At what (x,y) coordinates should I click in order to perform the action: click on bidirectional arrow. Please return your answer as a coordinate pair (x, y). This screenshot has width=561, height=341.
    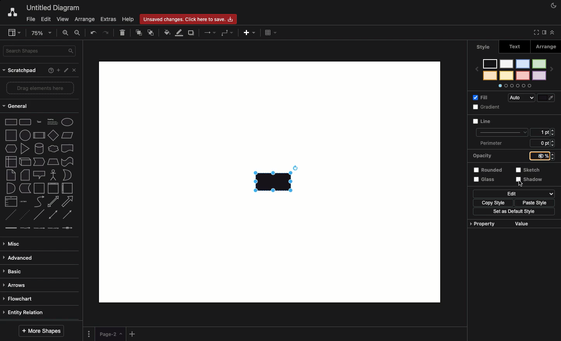
    Looking at the image, I should click on (53, 202).